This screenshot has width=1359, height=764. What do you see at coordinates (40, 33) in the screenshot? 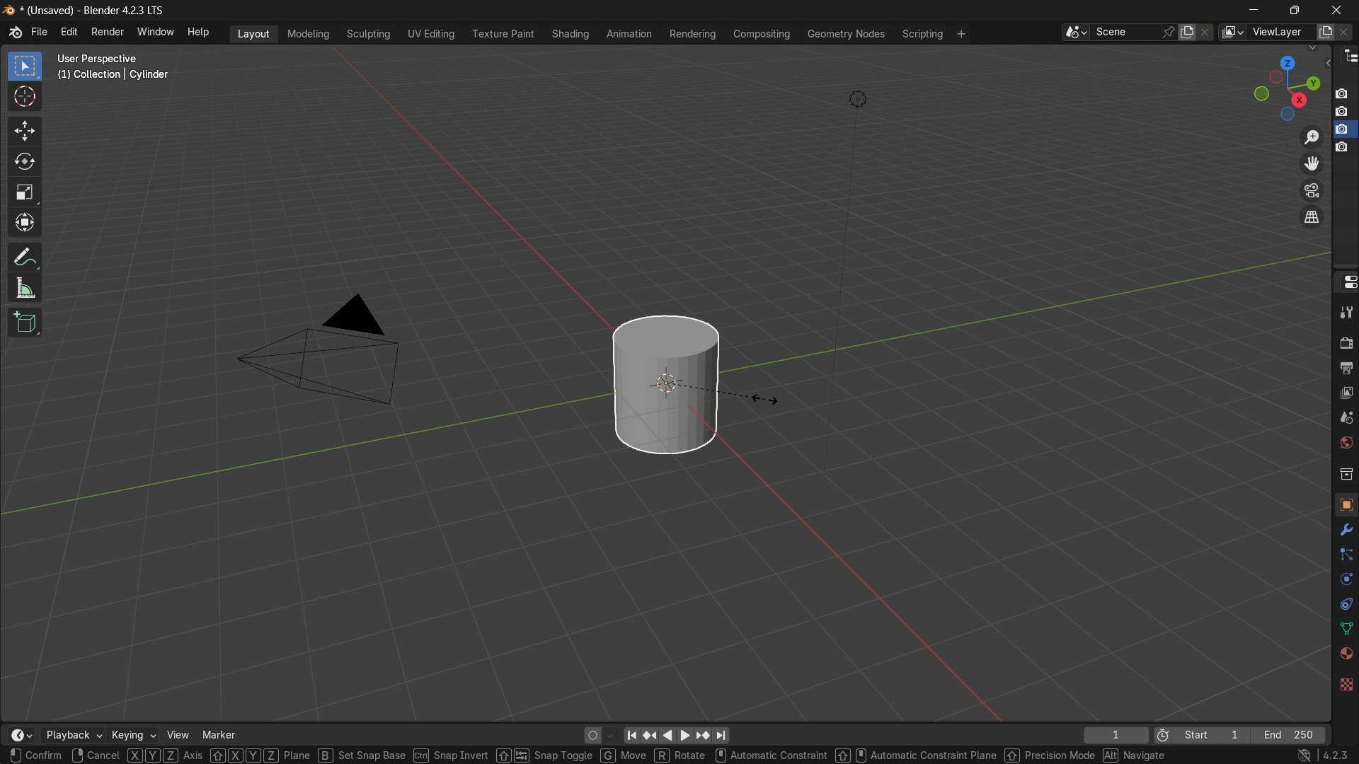
I see `file menu` at bounding box center [40, 33].